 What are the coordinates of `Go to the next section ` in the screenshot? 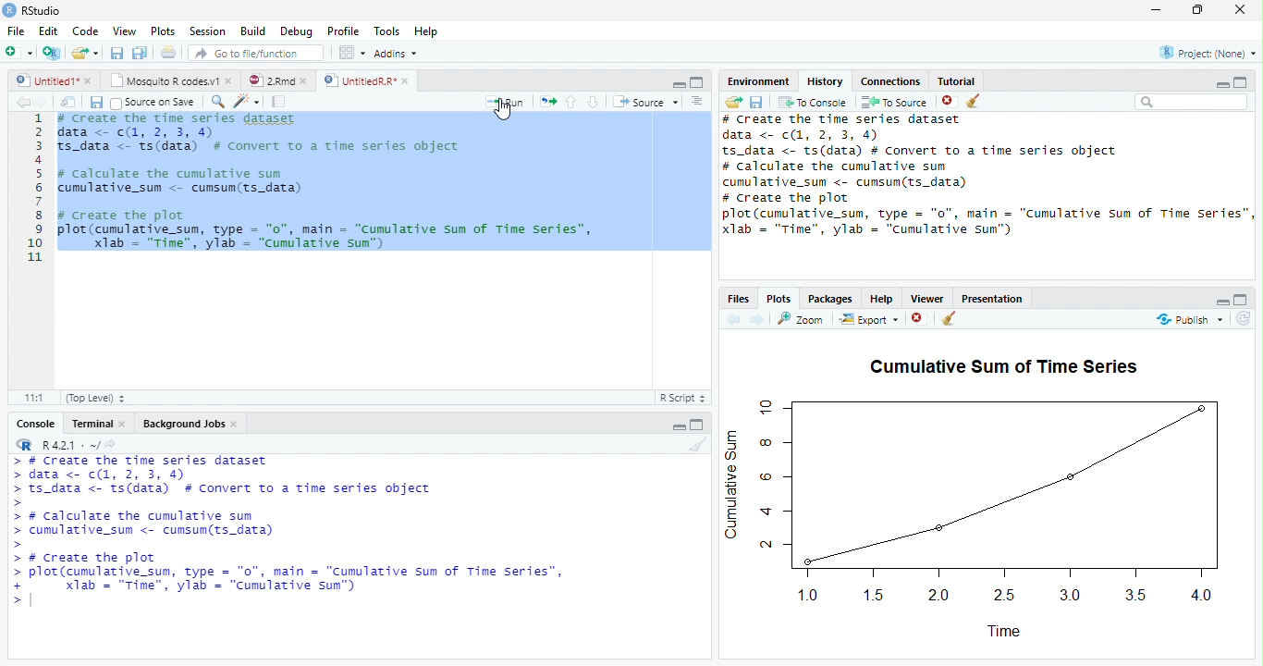 It's located at (594, 104).